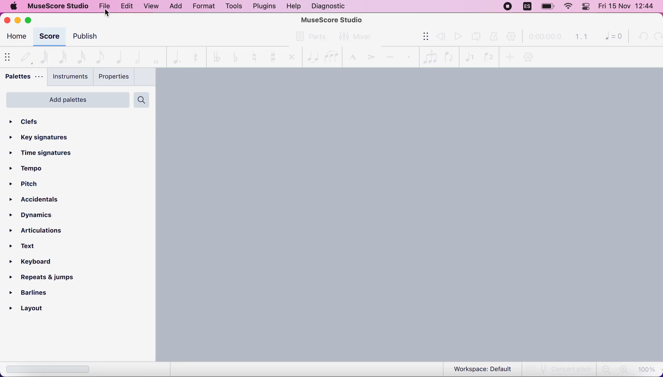  What do you see at coordinates (251, 57) in the screenshot?
I see `toggle natural` at bounding box center [251, 57].